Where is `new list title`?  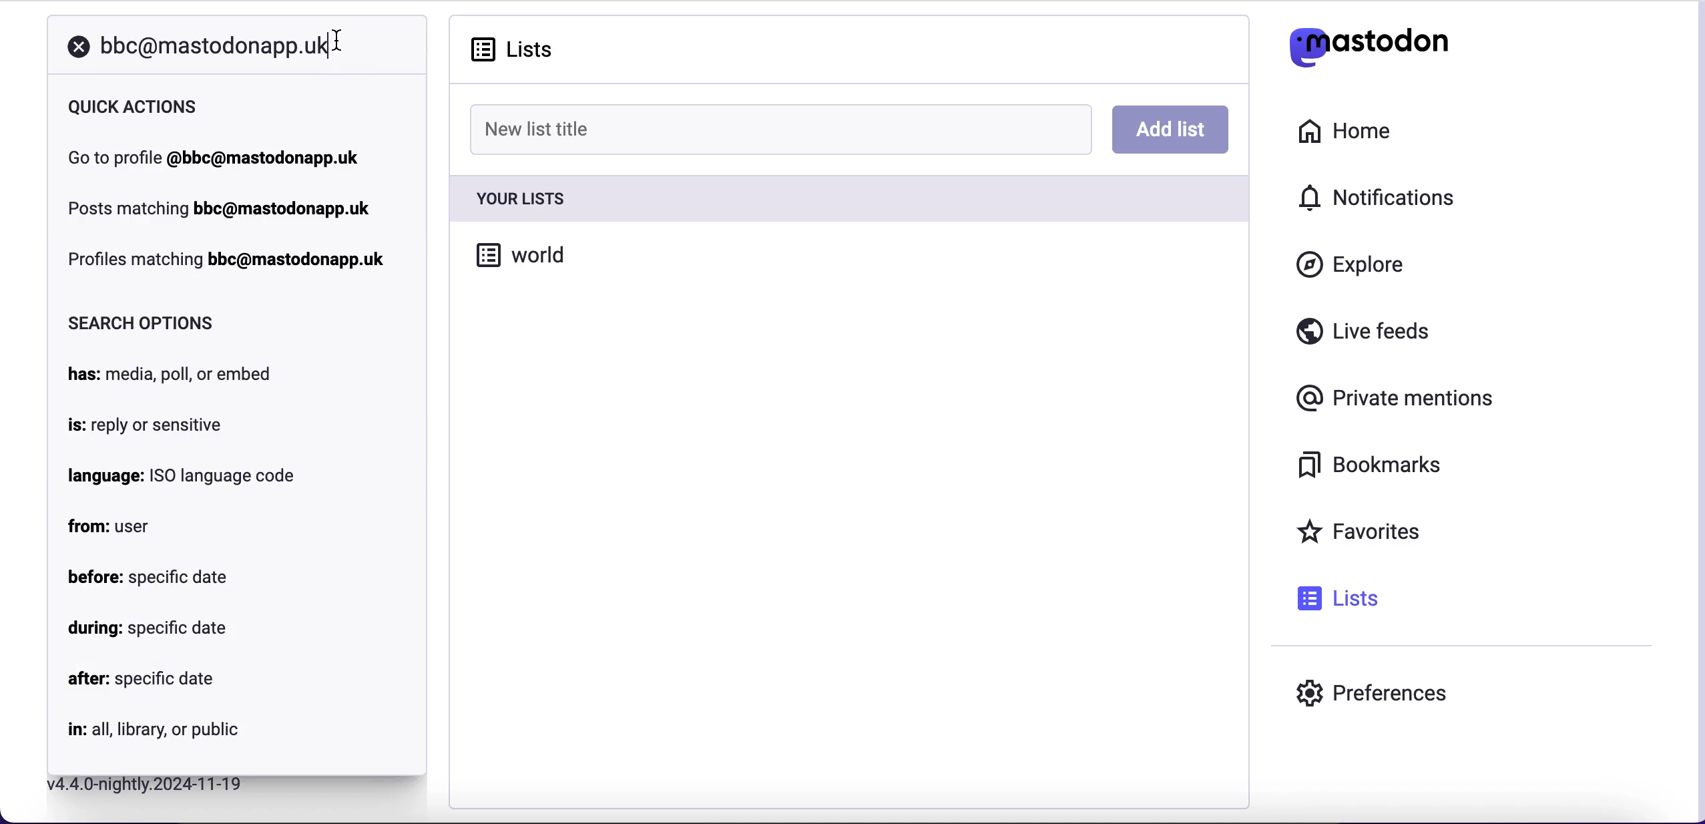 new list title is located at coordinates (781, 128).